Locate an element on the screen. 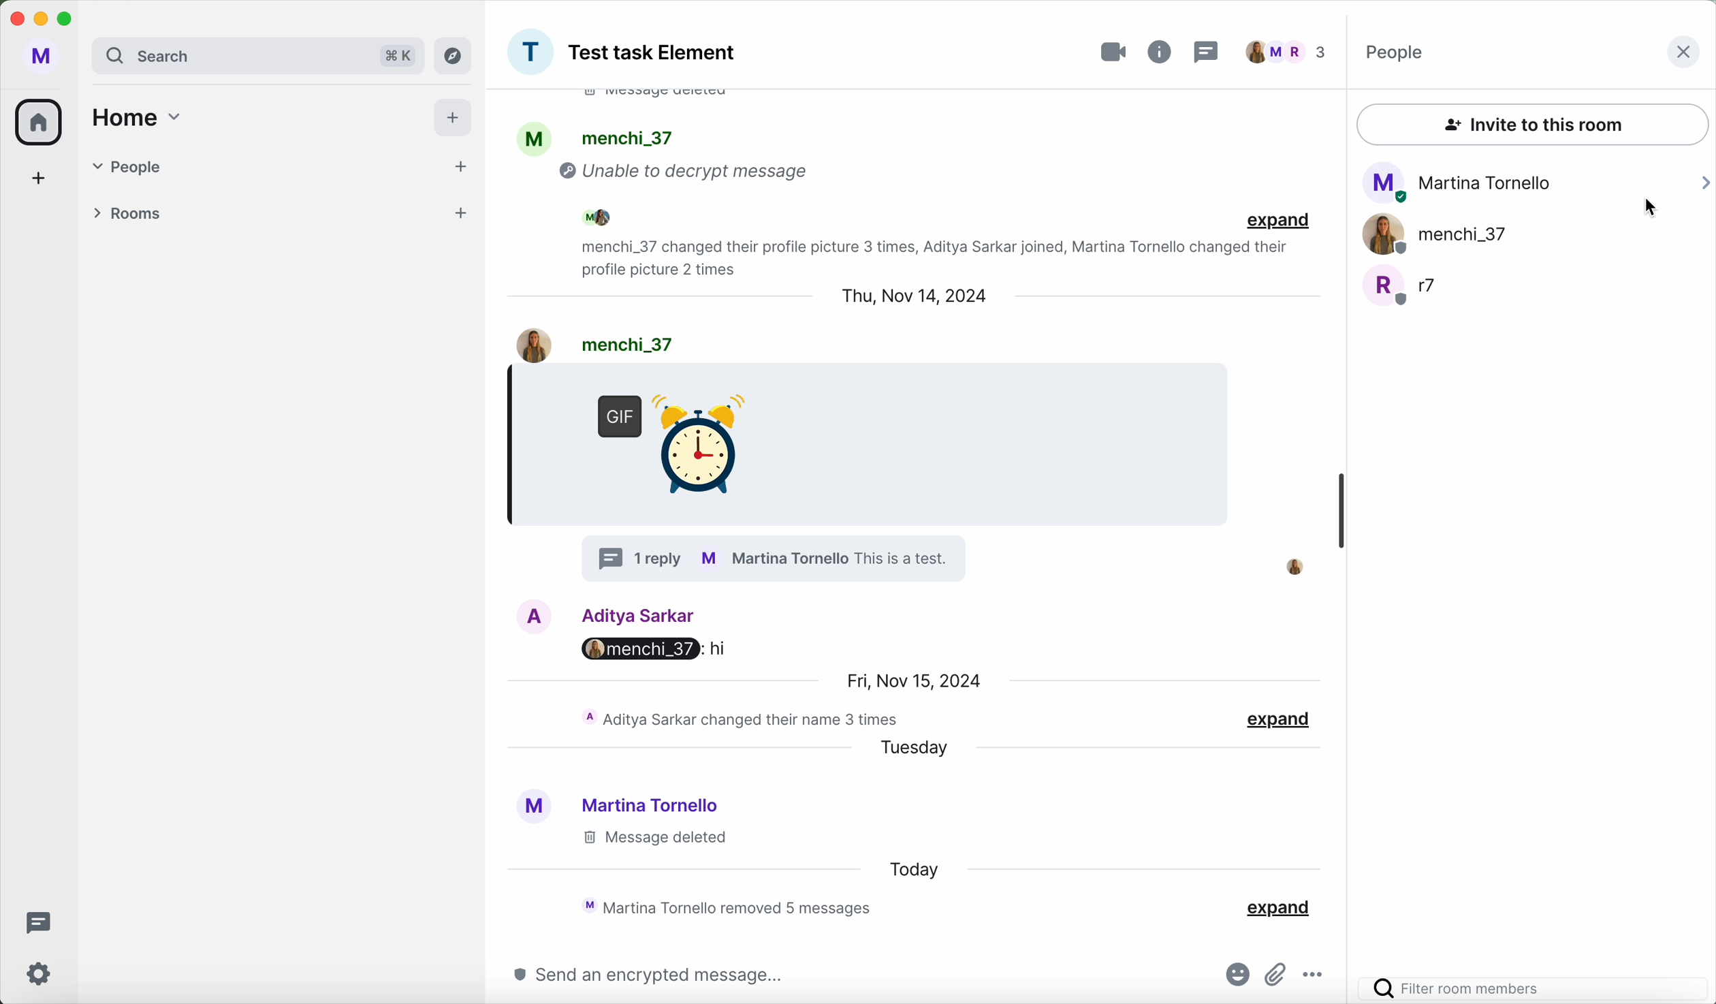 This screenshot has width=1716, height=1004. invite to this room button is located at coordinates (1533, 125).